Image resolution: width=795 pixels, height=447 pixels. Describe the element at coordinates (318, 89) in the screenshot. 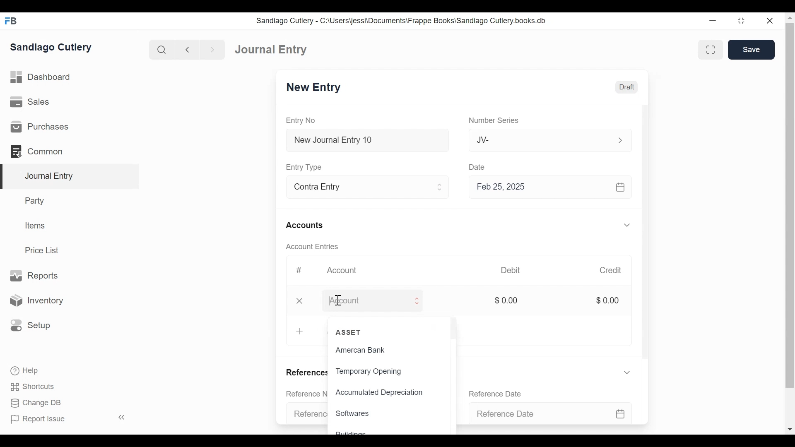

I see `New Entry` at that location.